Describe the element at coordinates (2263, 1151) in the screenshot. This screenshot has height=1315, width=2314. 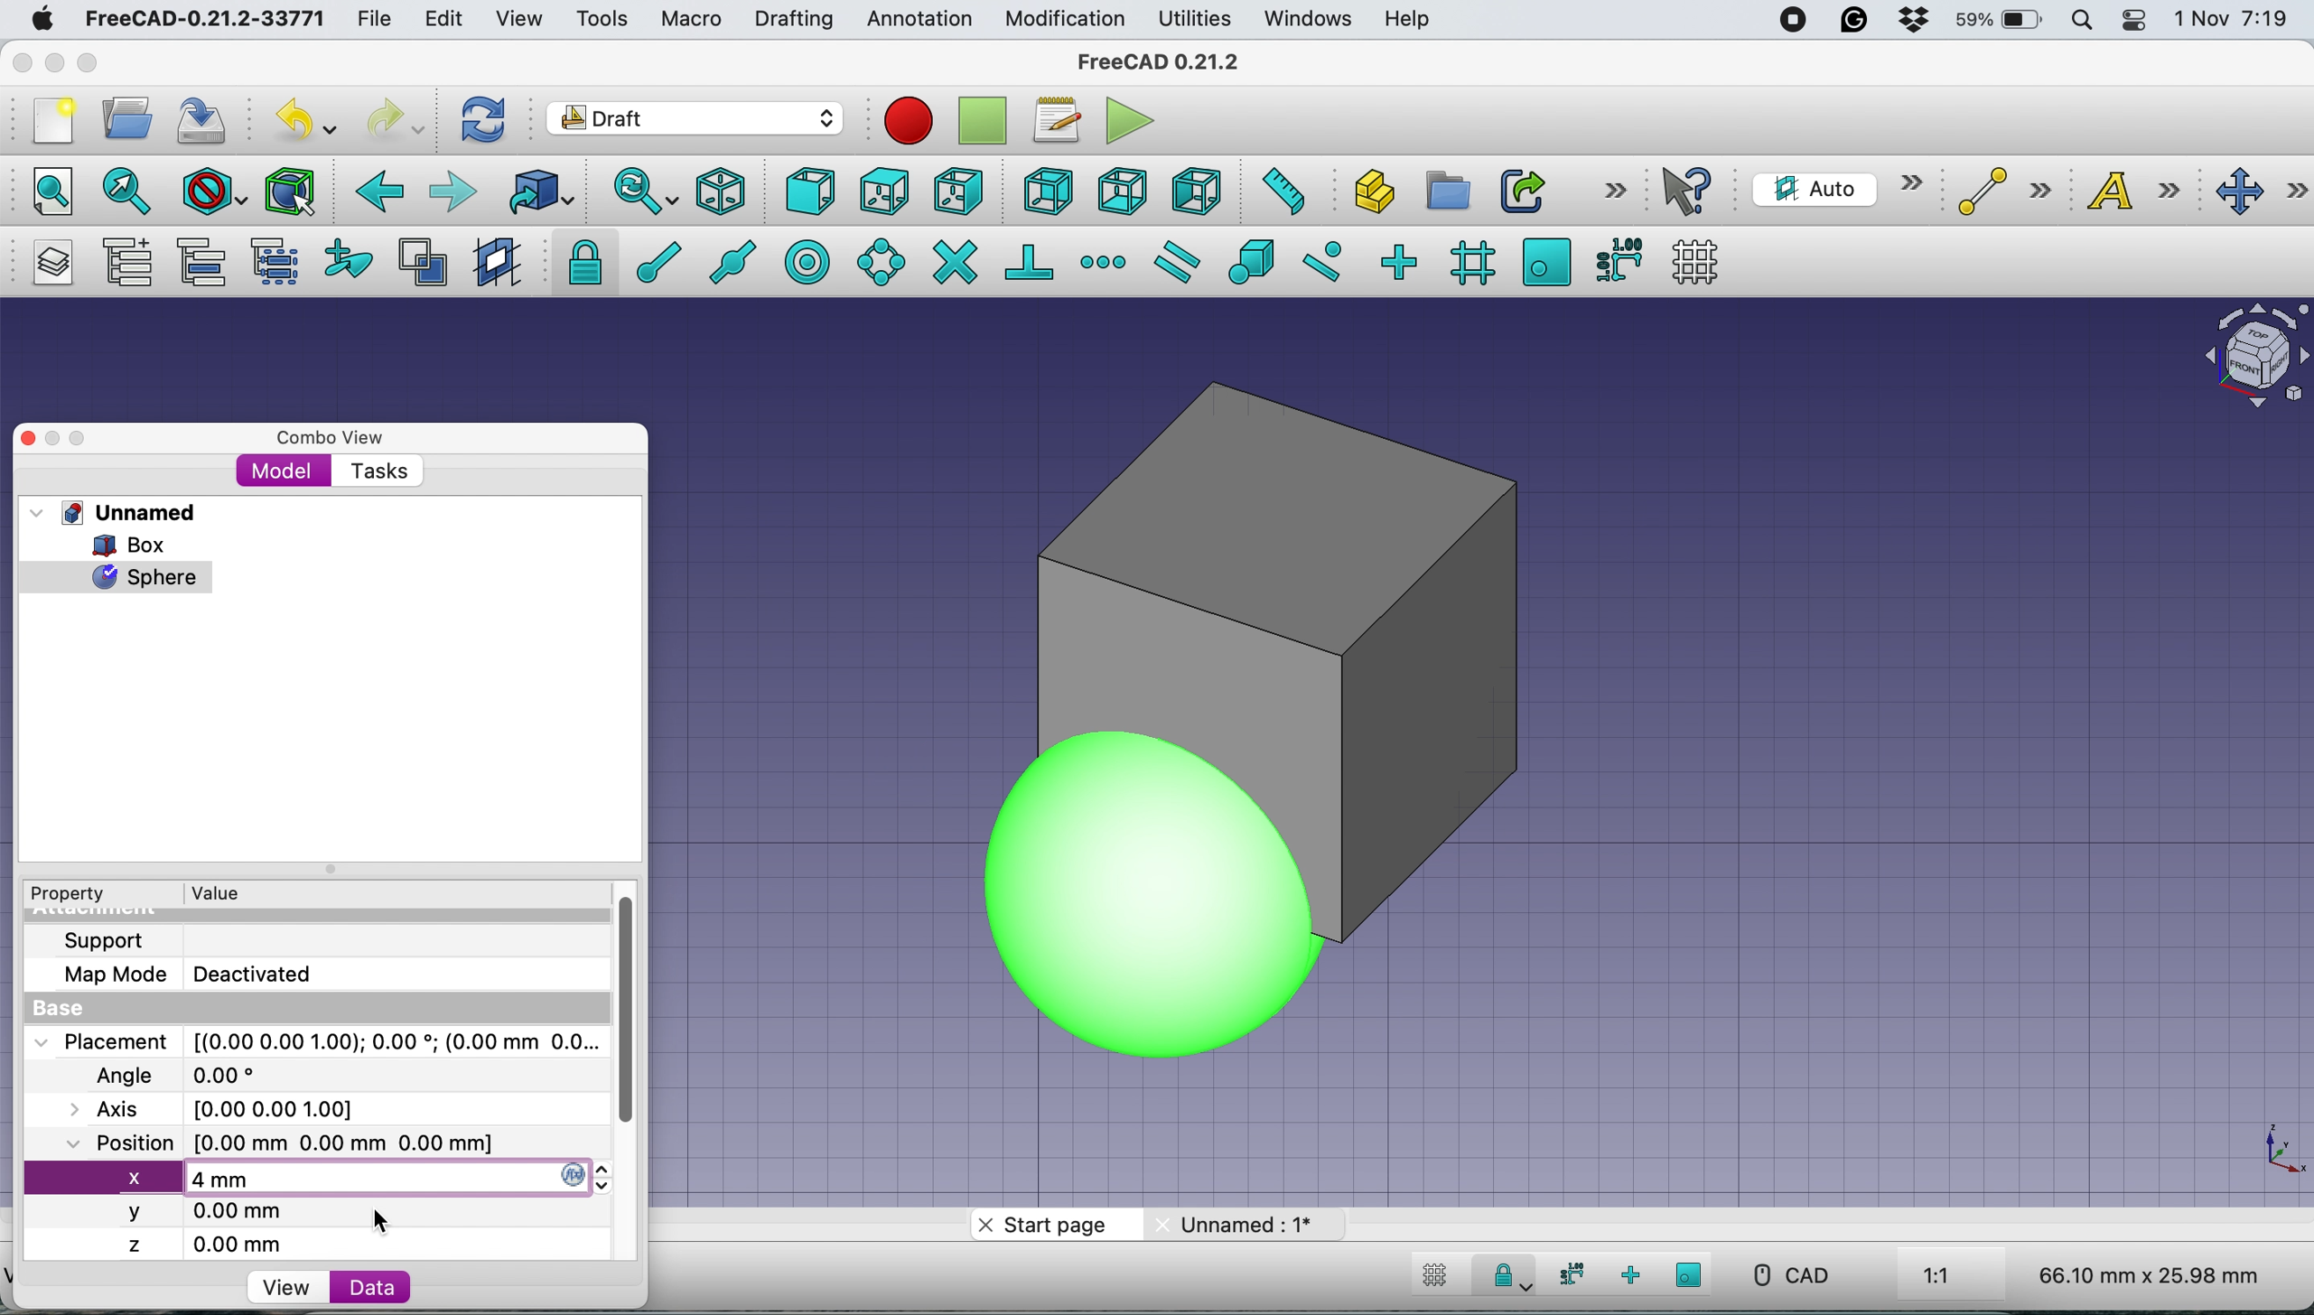
I see `xy coordinate` at that location.